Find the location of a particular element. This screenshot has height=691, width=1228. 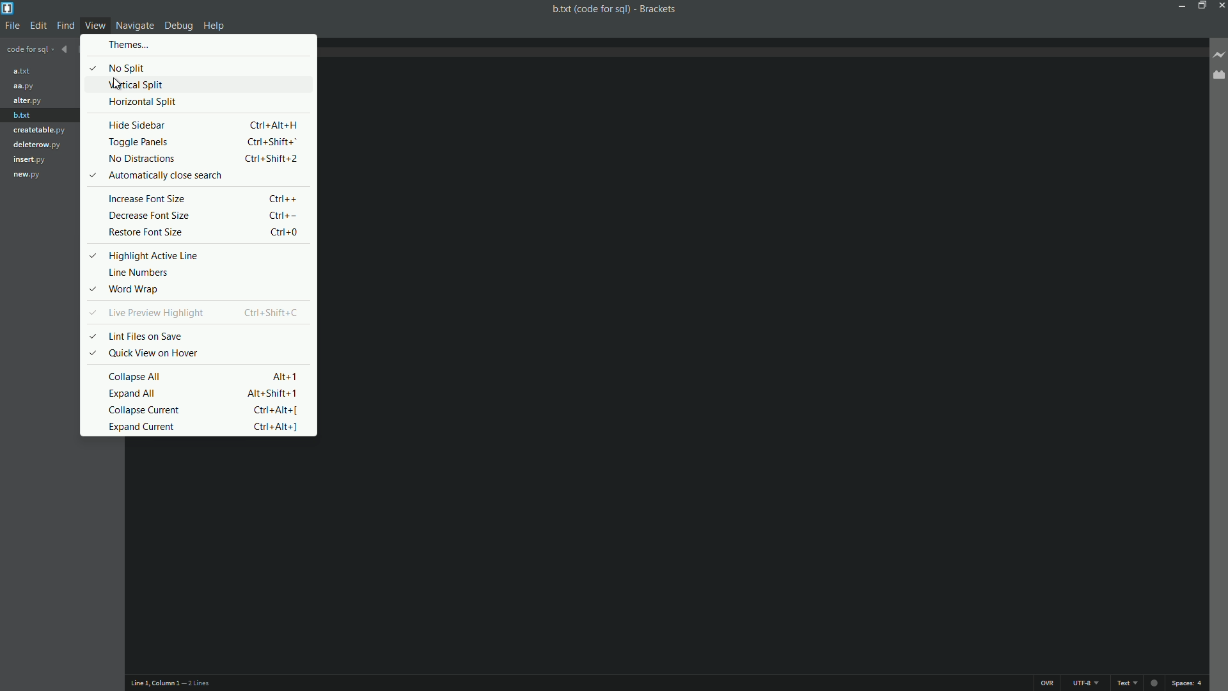

toggle panels is located at coordinates (204, 143).